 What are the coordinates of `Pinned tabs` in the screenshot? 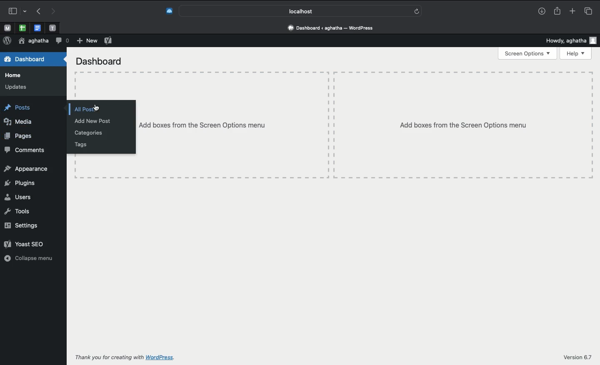 It's located at (8, 27).